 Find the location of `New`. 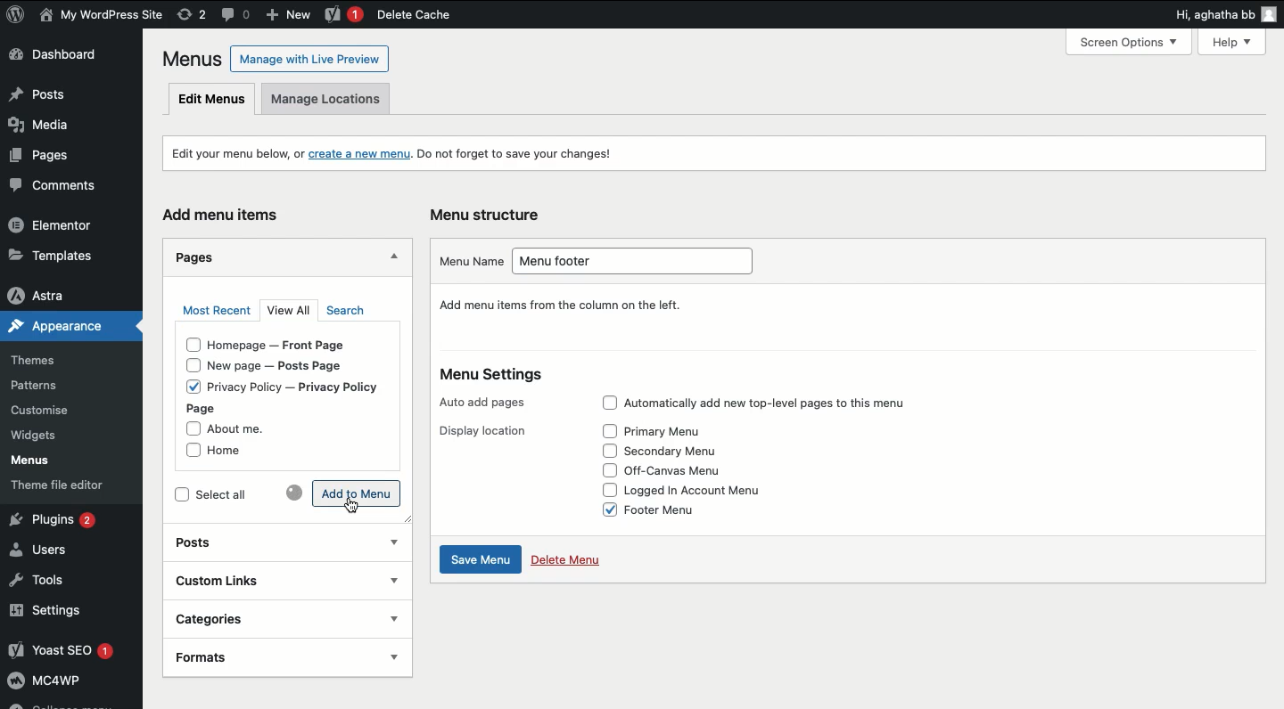

New is located at coordinates (292, 16).